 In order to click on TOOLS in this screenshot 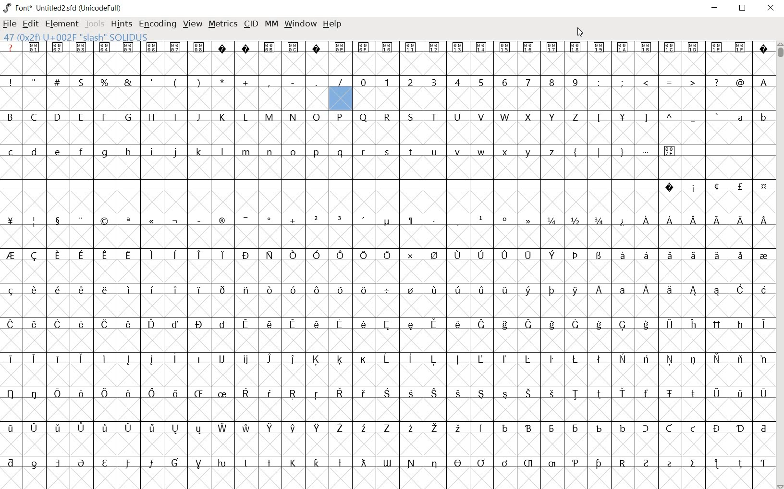, I will do `click(94, 24)`.